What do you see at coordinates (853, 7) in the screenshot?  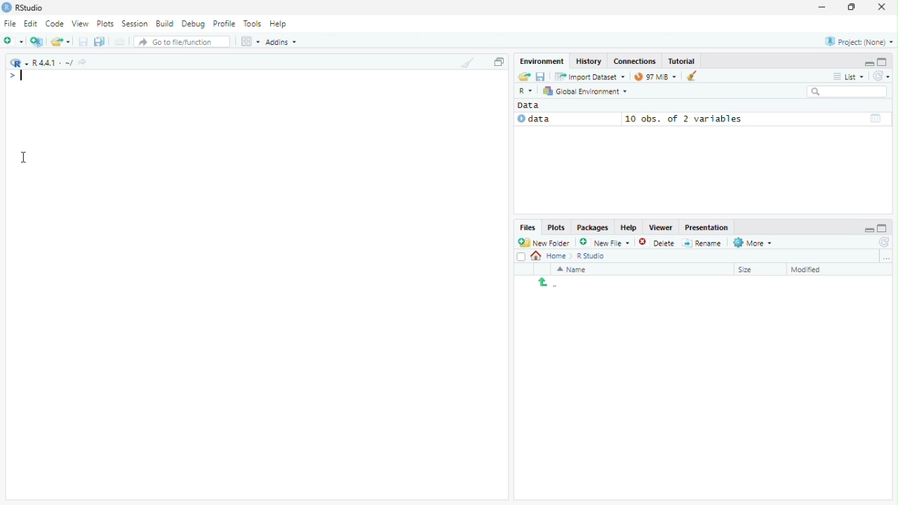 I see `Maximize` at bounding box center [853, 7].